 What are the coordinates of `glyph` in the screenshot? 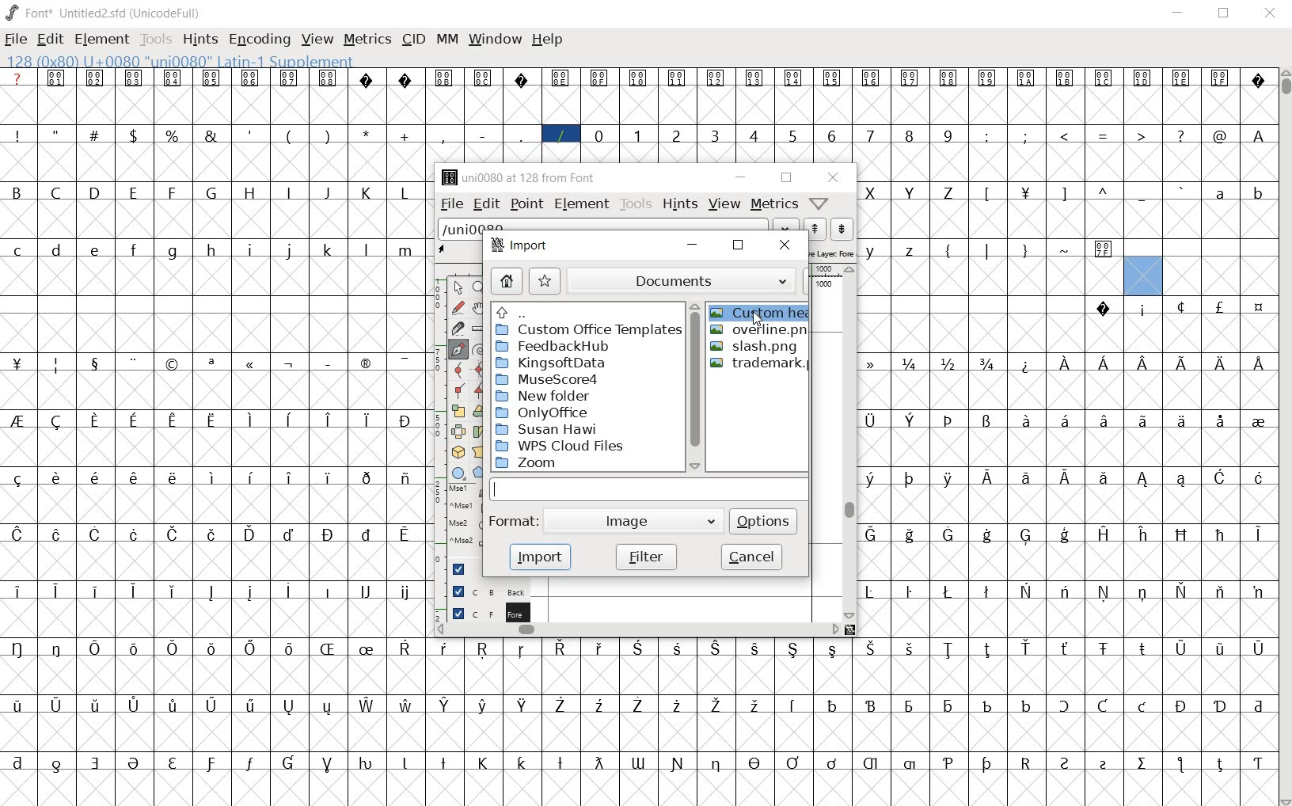 It's located at (17, 135).